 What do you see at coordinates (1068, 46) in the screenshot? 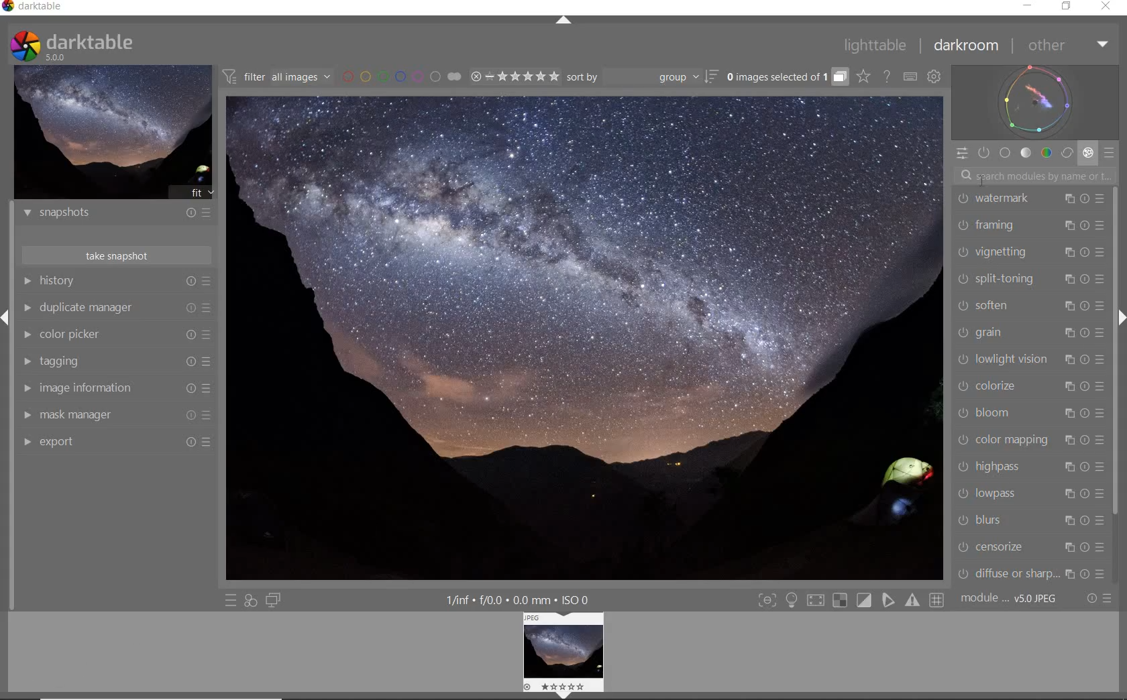
I see `OTHER` at bounding box center [1068, 46].